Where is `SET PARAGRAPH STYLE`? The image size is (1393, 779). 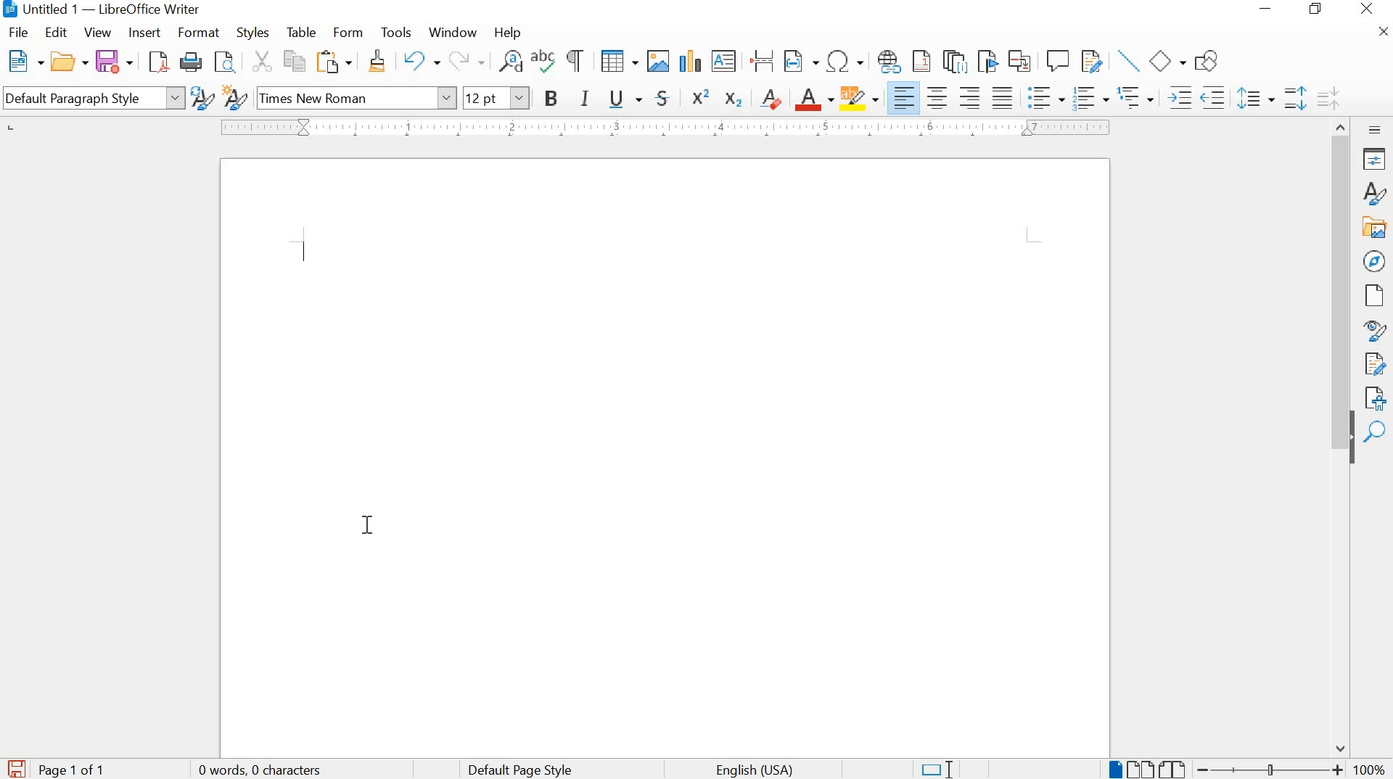 SET PARAGRAPH STYLE is located at coordinates (91, 98).